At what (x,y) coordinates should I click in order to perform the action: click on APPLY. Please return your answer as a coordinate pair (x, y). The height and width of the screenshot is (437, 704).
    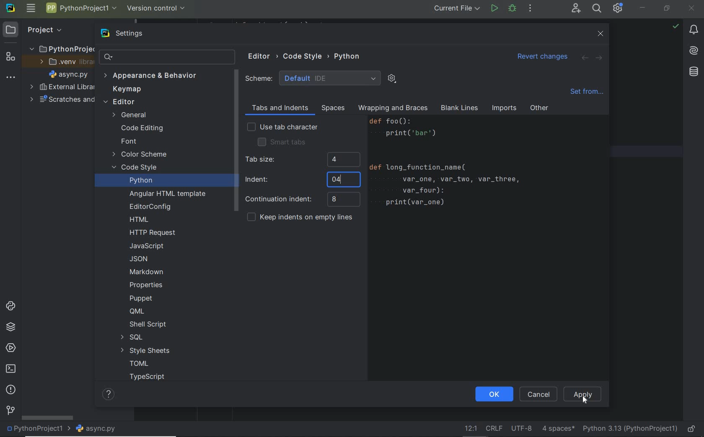
    Looking at the image, I should click on (587, 394).